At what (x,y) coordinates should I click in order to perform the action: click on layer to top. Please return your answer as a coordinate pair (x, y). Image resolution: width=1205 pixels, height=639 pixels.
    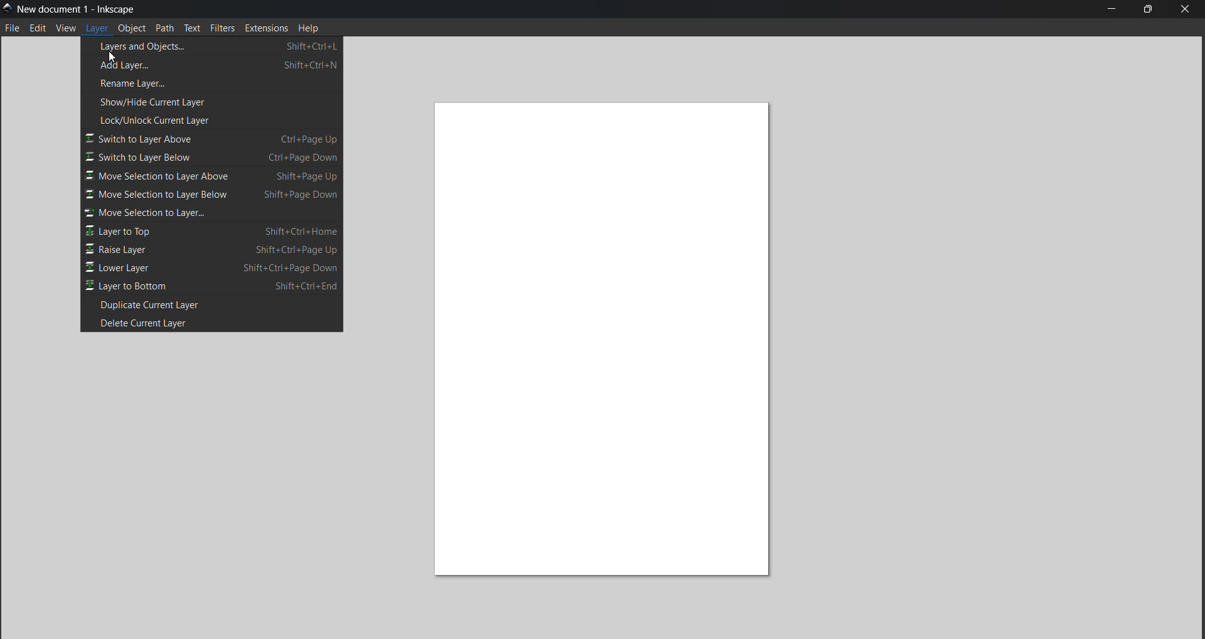
    Looking at the image, I should click on (213, 232).